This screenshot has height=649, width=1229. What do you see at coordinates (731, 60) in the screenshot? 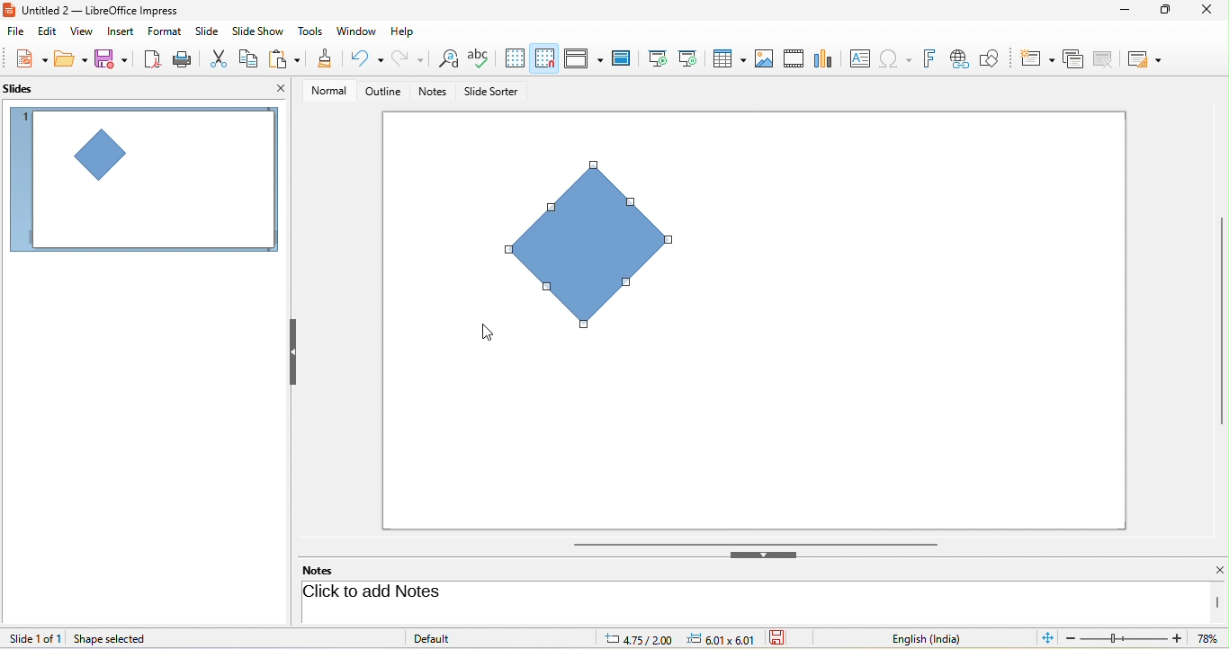
I see `table` at bounding box center [731, 60].